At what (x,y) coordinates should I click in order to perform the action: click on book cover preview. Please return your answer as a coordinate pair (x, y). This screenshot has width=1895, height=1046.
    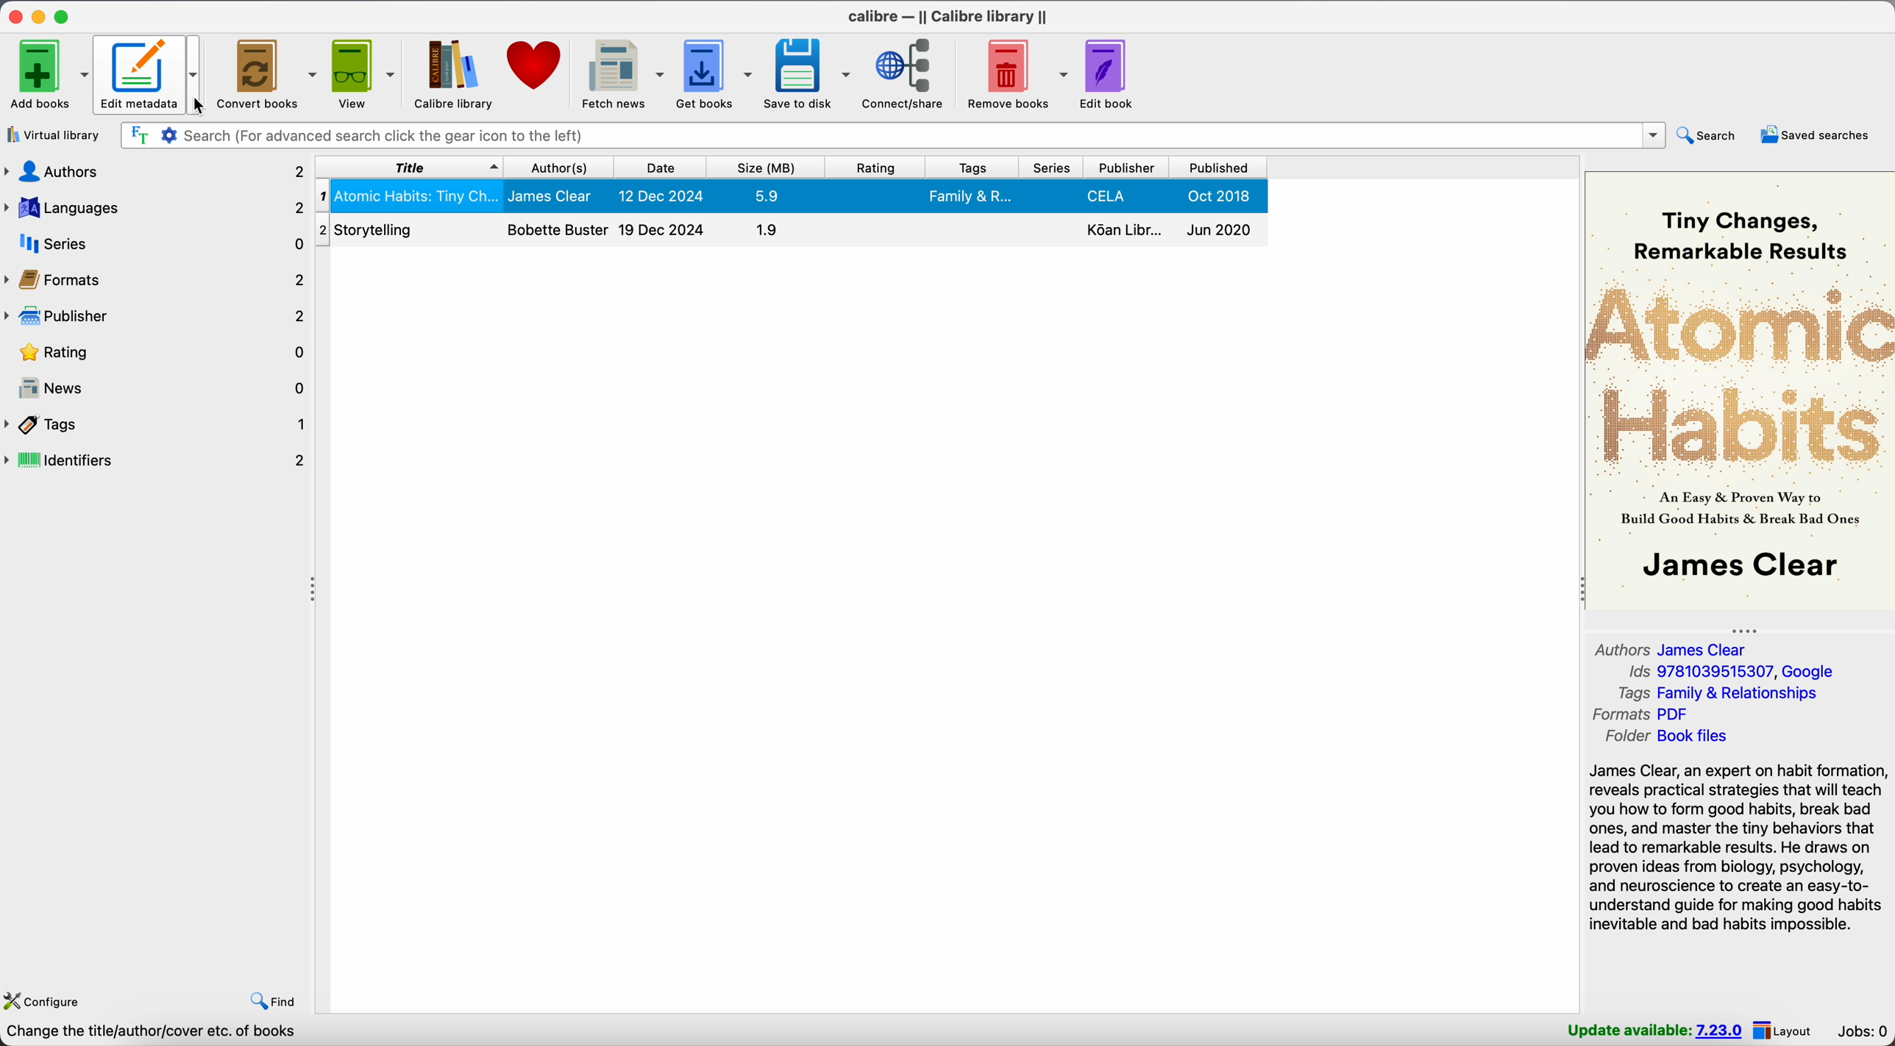
    Looking at the image, I should click on (1740, 390).